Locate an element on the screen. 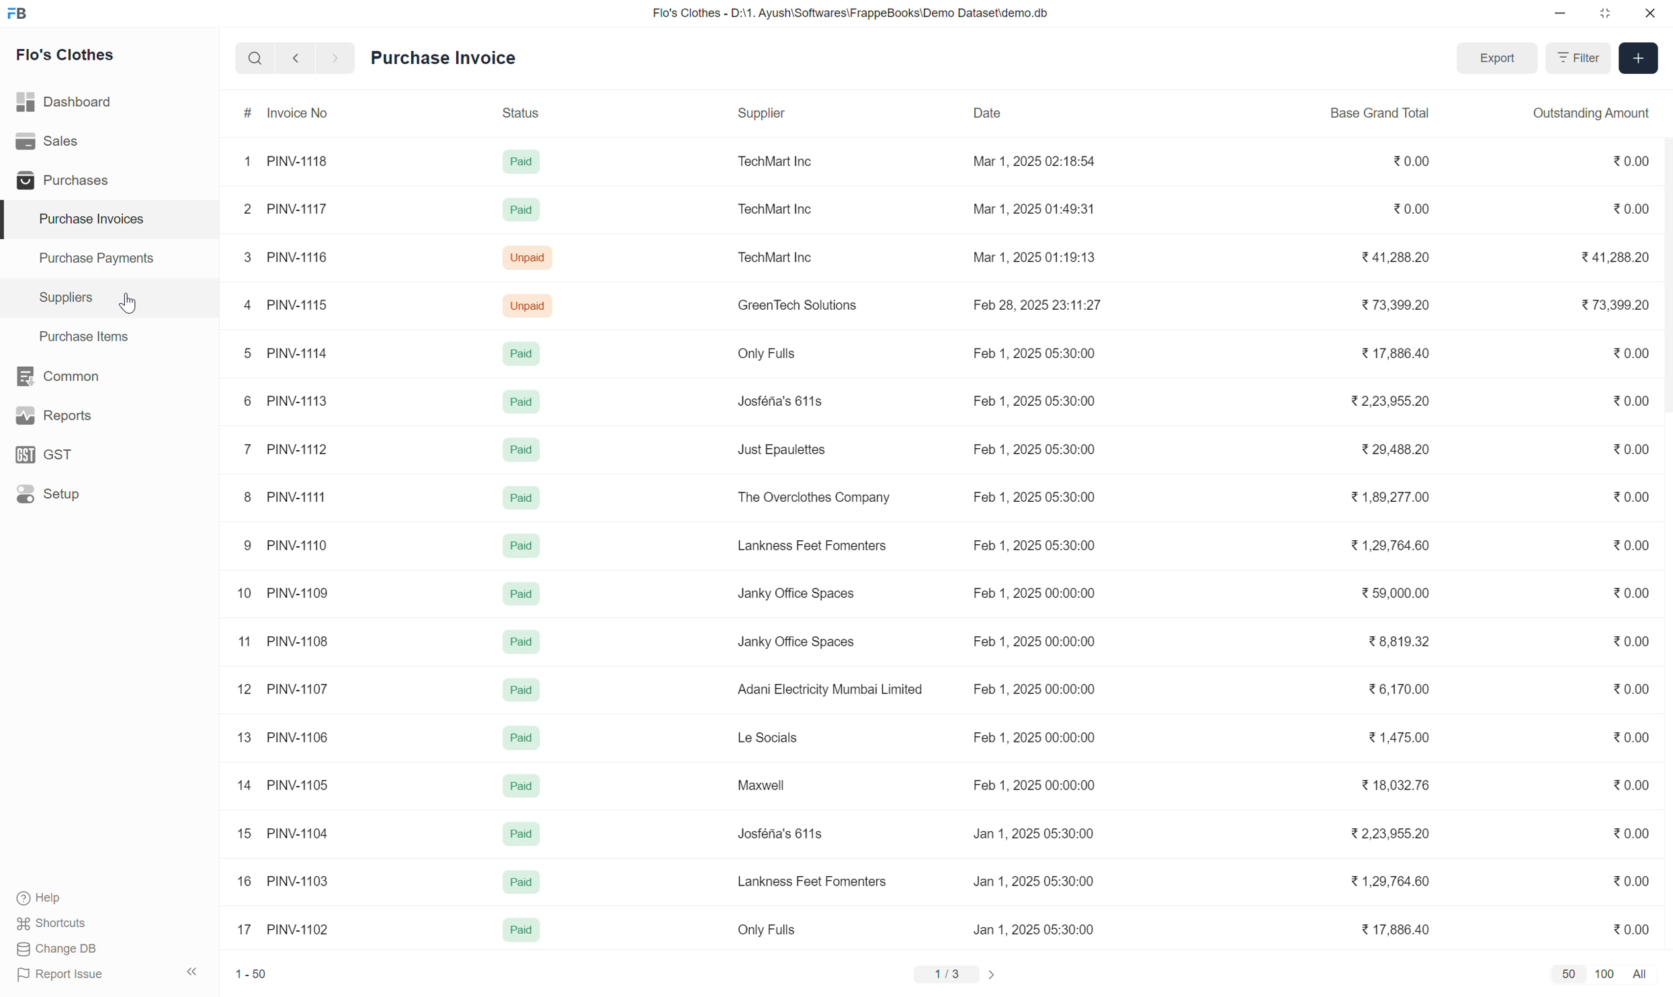 This screenshot has height=997, width=1673. 13 PINV-1106 is located at coordinates (280, 733).